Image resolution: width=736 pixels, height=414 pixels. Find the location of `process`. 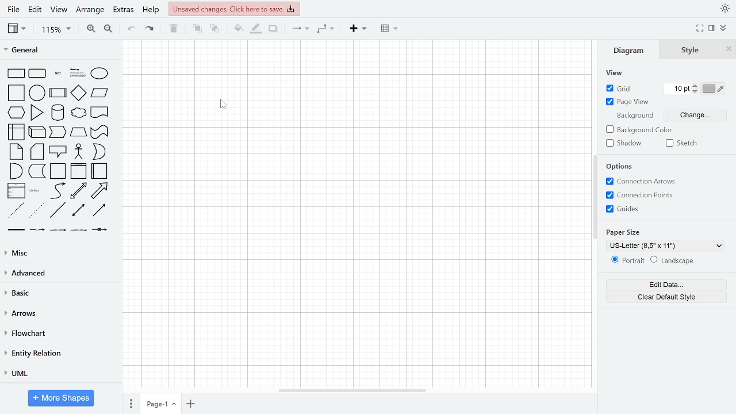

process is located at coordinates (59, 93).